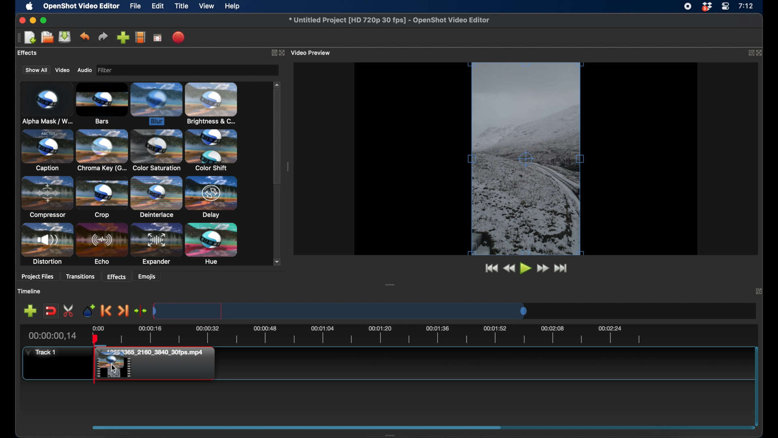 The image size is (778, 438). I want to click on transitions, so click(80, 277).